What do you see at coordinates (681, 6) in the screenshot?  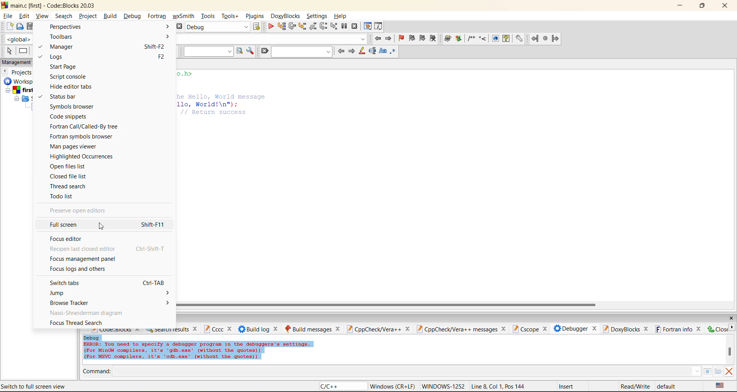 I see `minimize` at bounding box center [681, 6].